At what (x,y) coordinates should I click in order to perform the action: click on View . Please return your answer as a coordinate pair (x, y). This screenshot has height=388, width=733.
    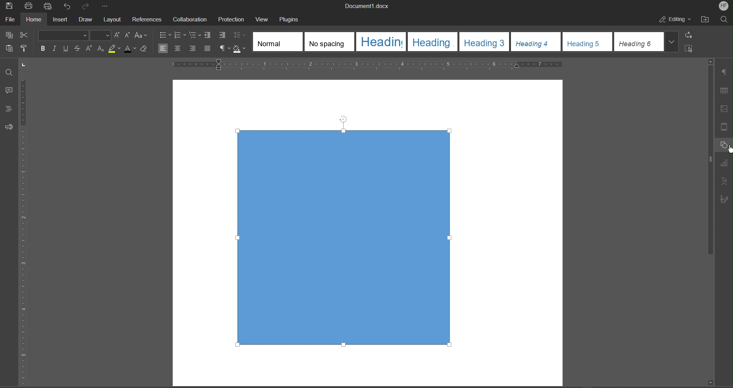
    Looking at the image, I should click on (264, 19).